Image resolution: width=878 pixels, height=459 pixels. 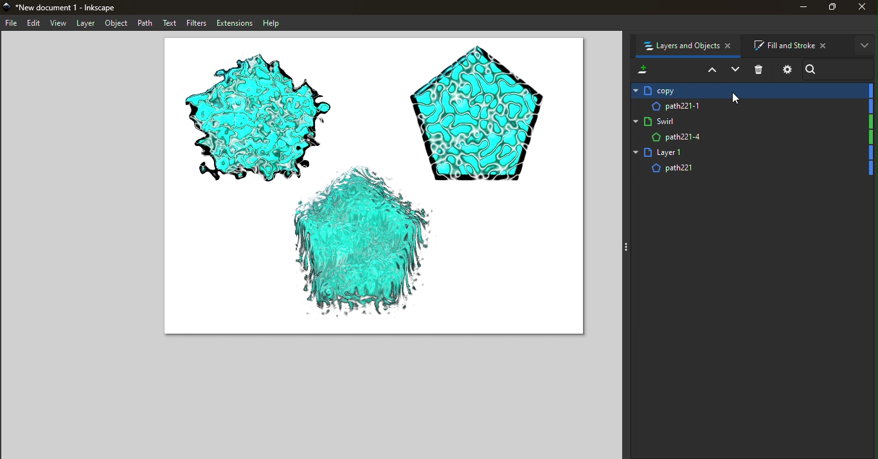 What do you see at coordinates (736, 70) in the screenshot?
I see `Lower selection one step` at bounding box center [736, 70].